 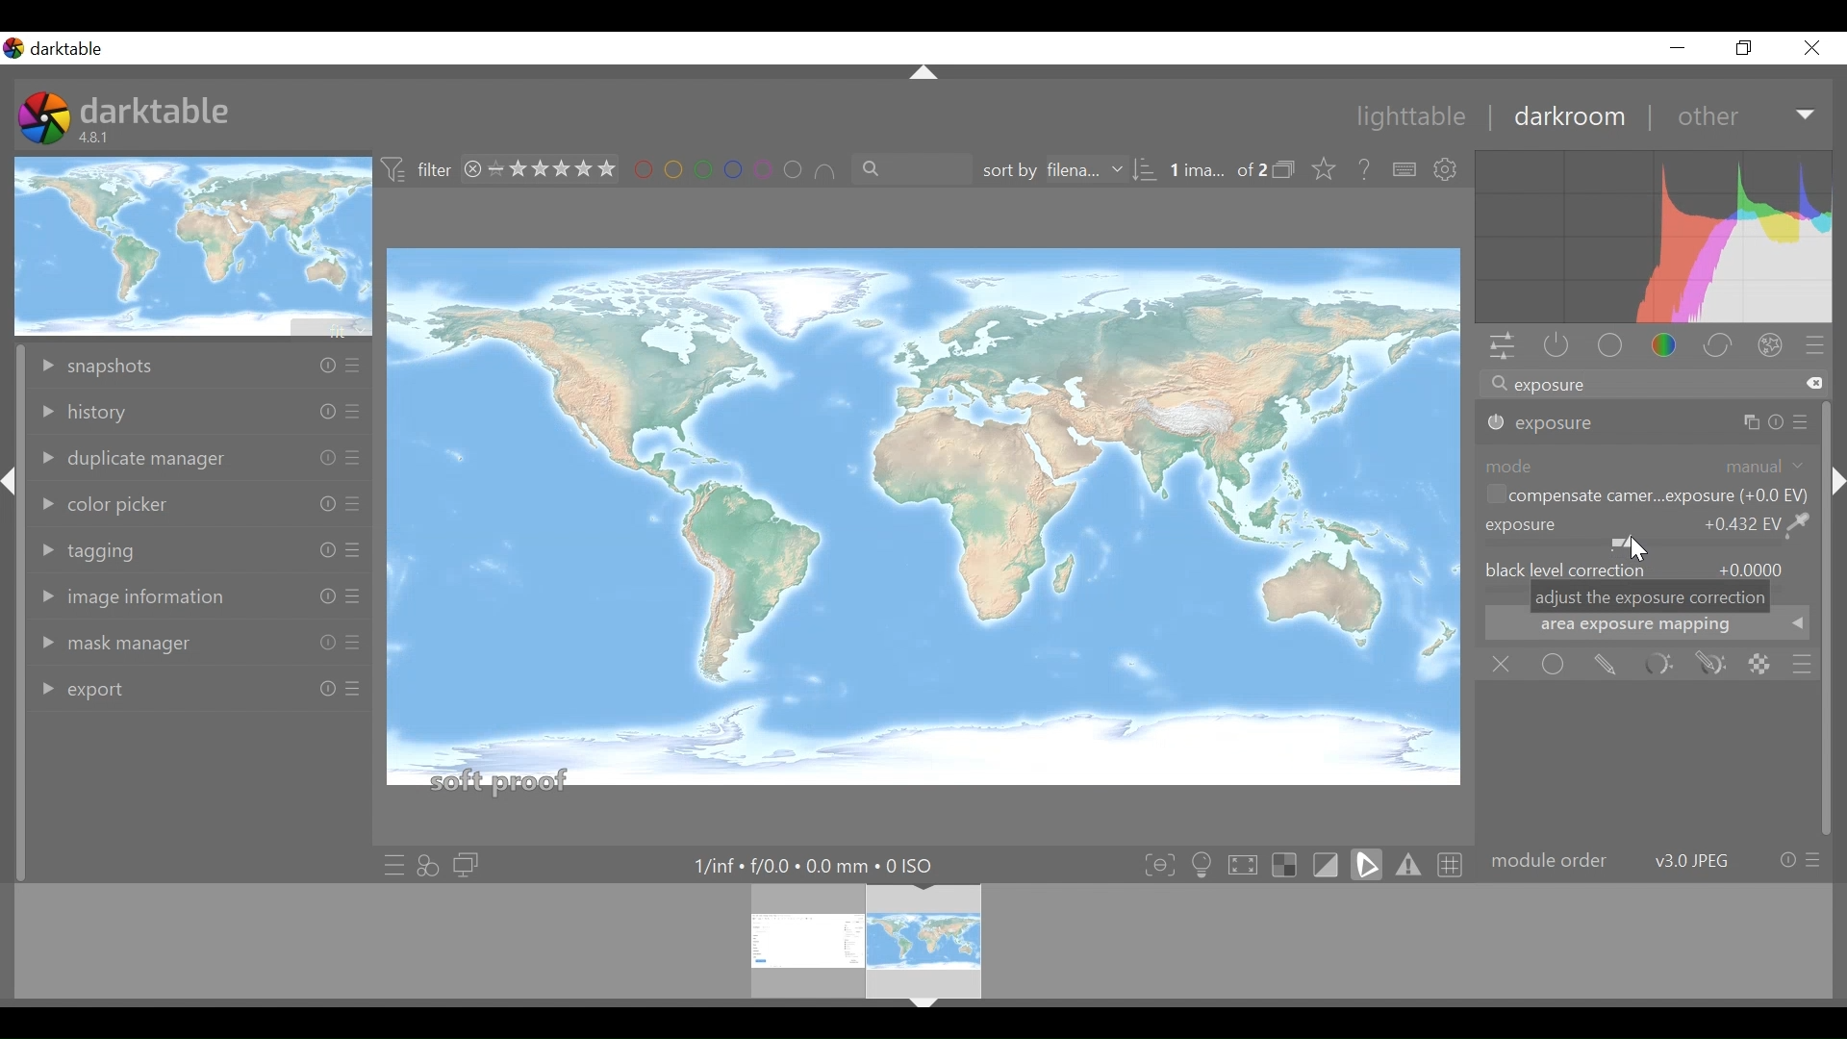 I want to click on , so click(x=321, y=690).